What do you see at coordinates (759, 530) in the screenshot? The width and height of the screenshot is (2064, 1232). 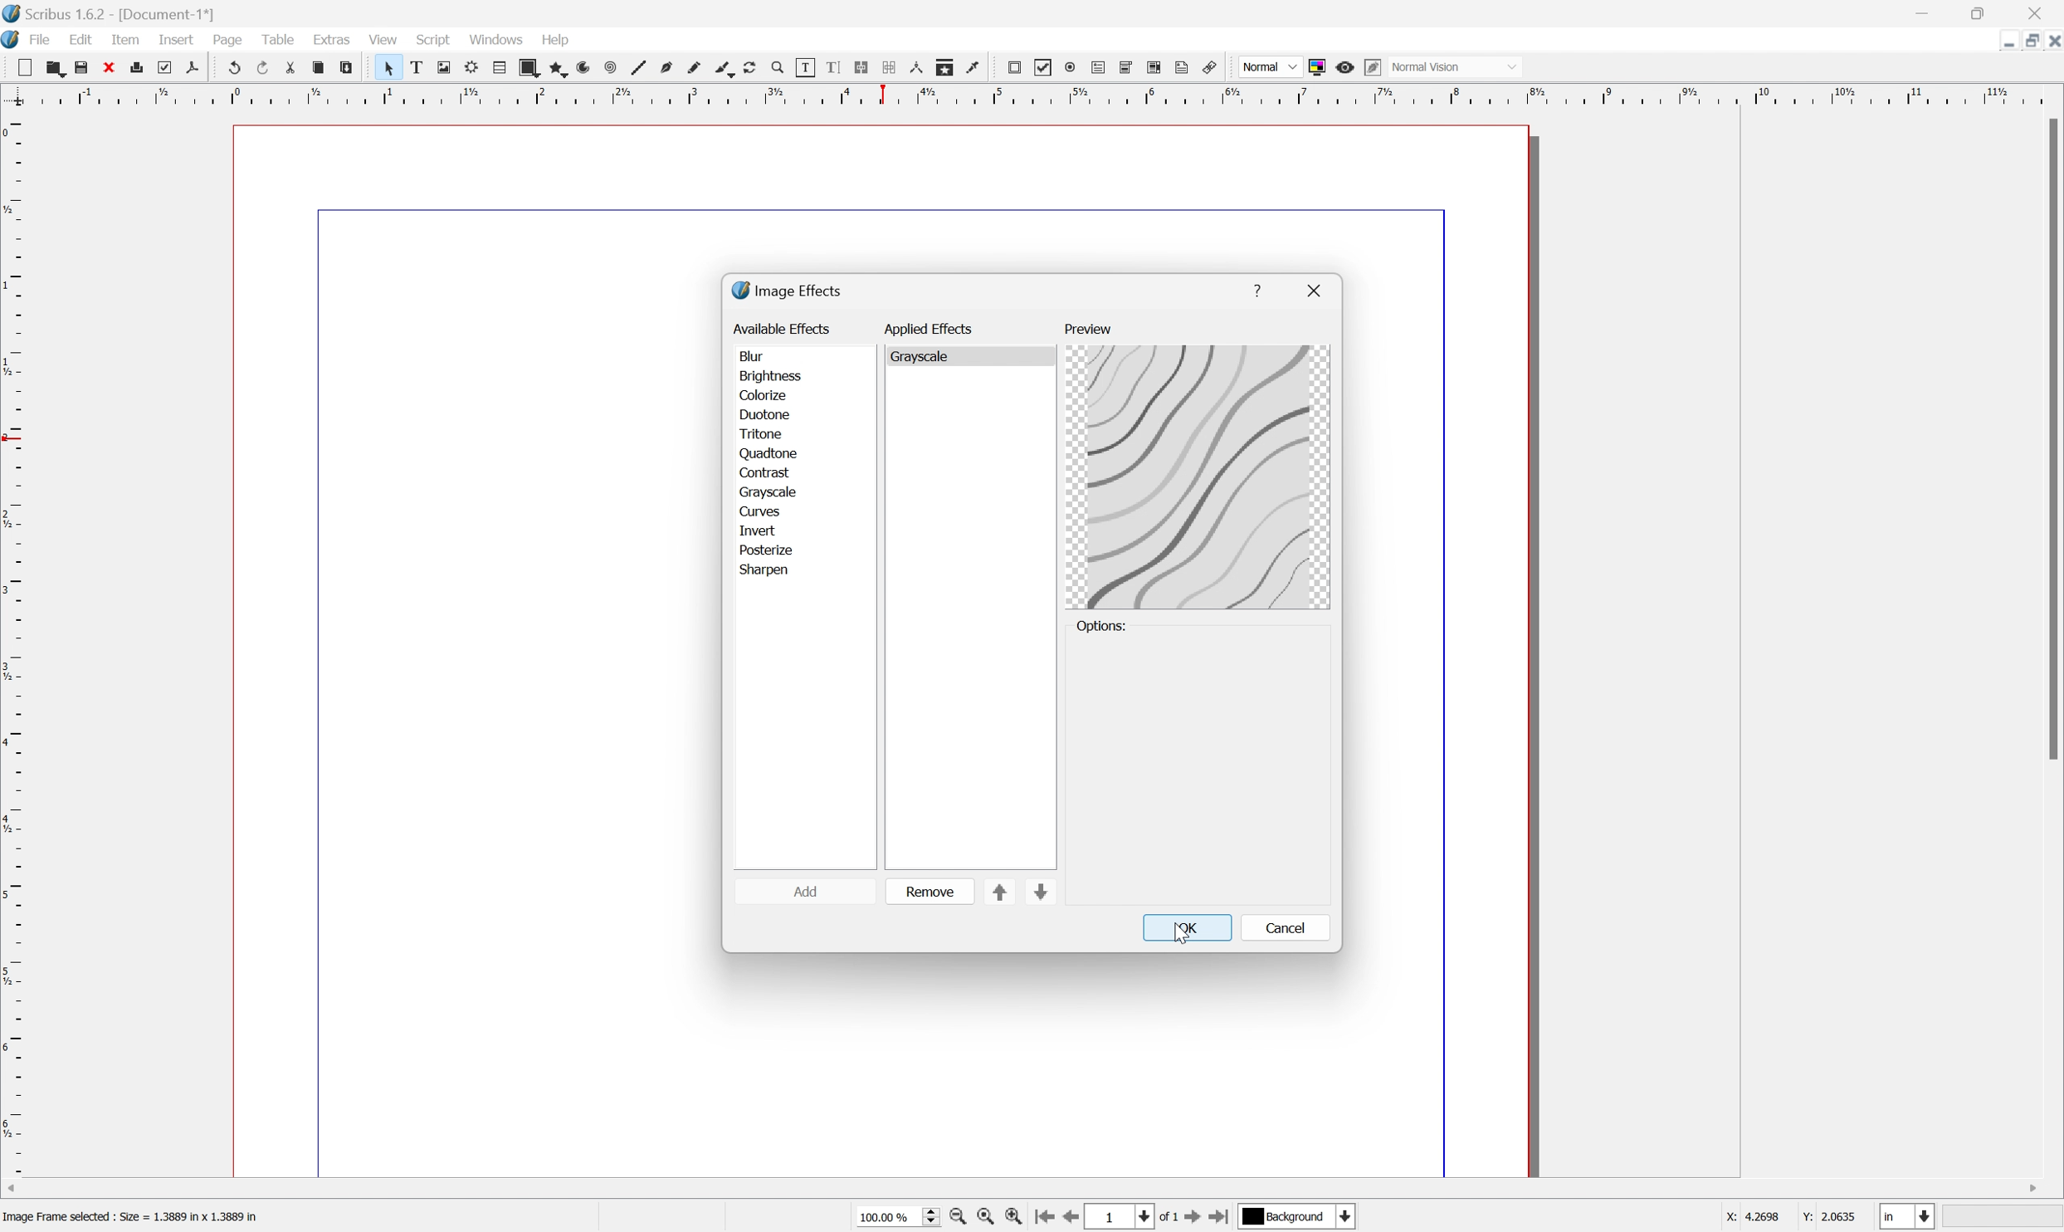 I see `invert` at bounding box center [759, 530].